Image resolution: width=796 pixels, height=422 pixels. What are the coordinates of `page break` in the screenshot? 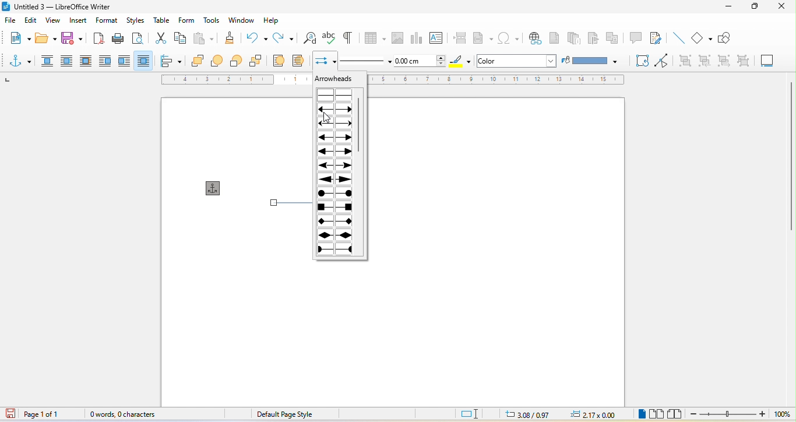 It's located at (459, 38).